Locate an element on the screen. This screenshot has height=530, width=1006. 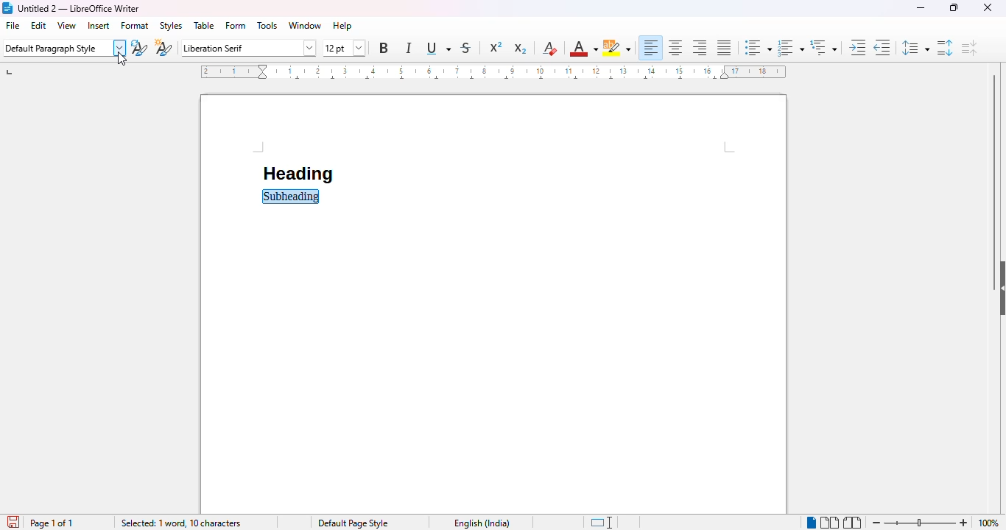
justified is located at coordinates (724, 47).